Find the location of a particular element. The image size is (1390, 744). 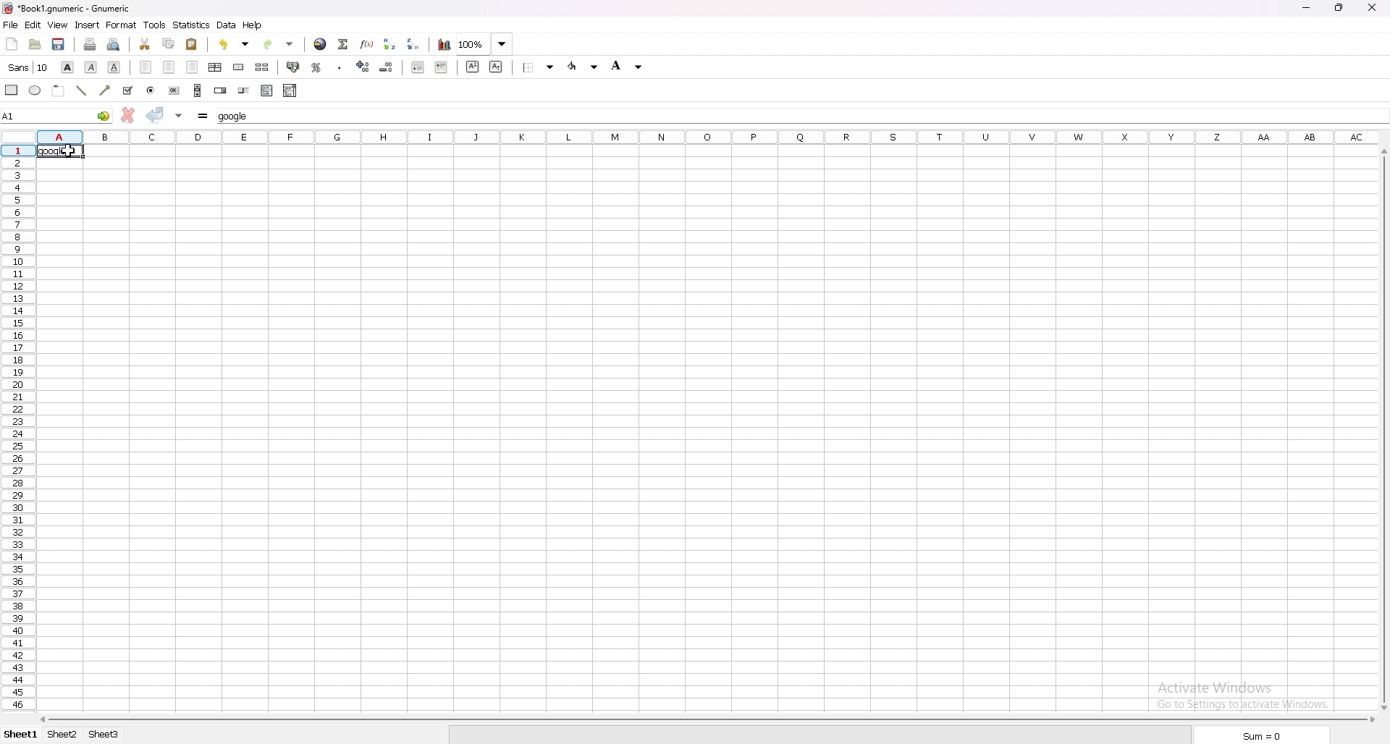

arrowed line is located at coordinates (106, 90).